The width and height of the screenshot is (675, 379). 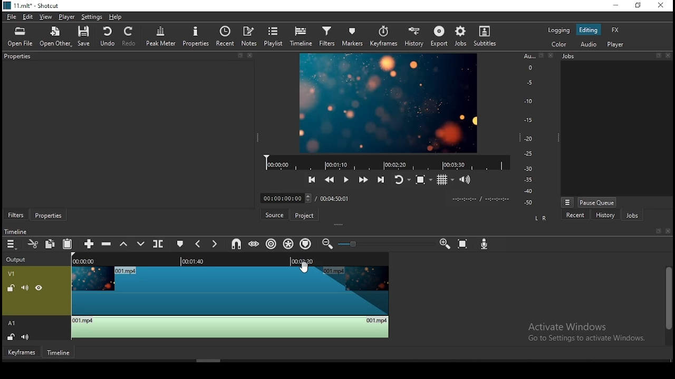 I want to click on video track, so click(x=199, y=296).